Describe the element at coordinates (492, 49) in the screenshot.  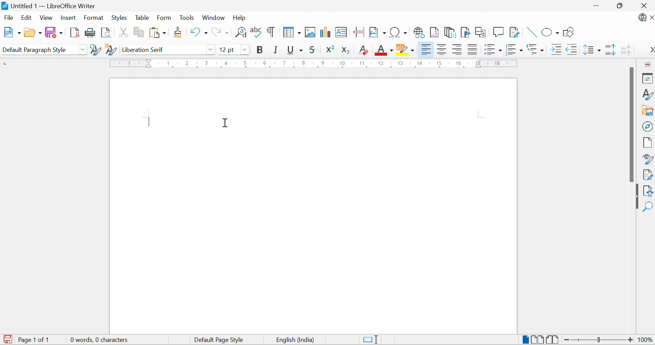
I see `Toggle Unordered List` at that location.